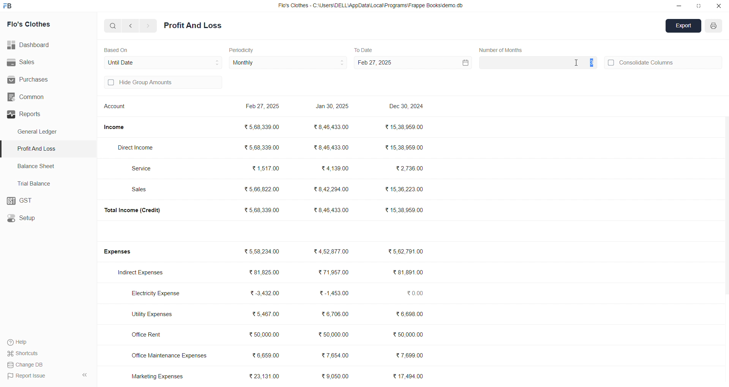  Describe the element at coordinates (333, 251) in the screenshot. I see `₹4,52,877.00` at that location.